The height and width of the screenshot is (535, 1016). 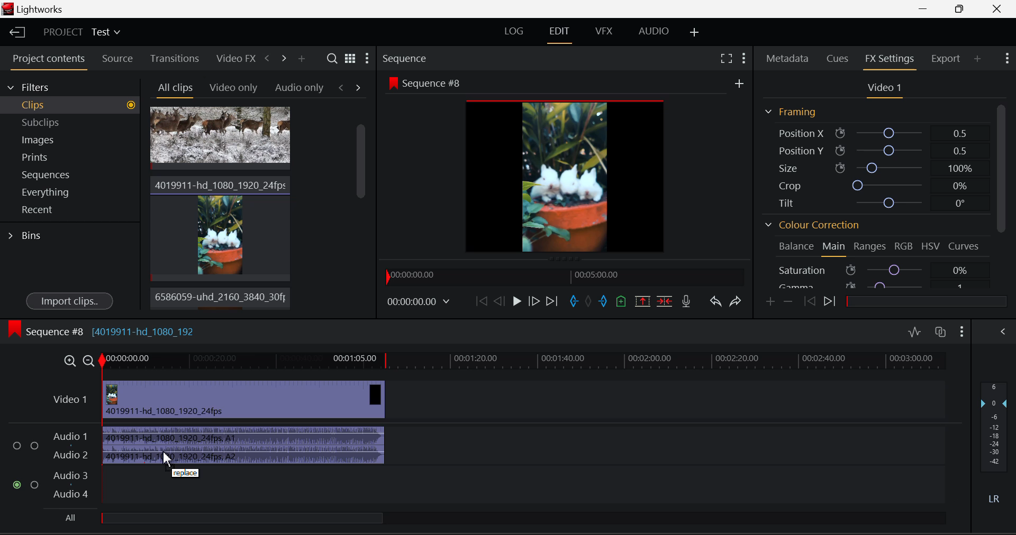 What do you see at coordinates (903, 245) in the screenshot?
I see `RGB` at bounding box center [903, 245].